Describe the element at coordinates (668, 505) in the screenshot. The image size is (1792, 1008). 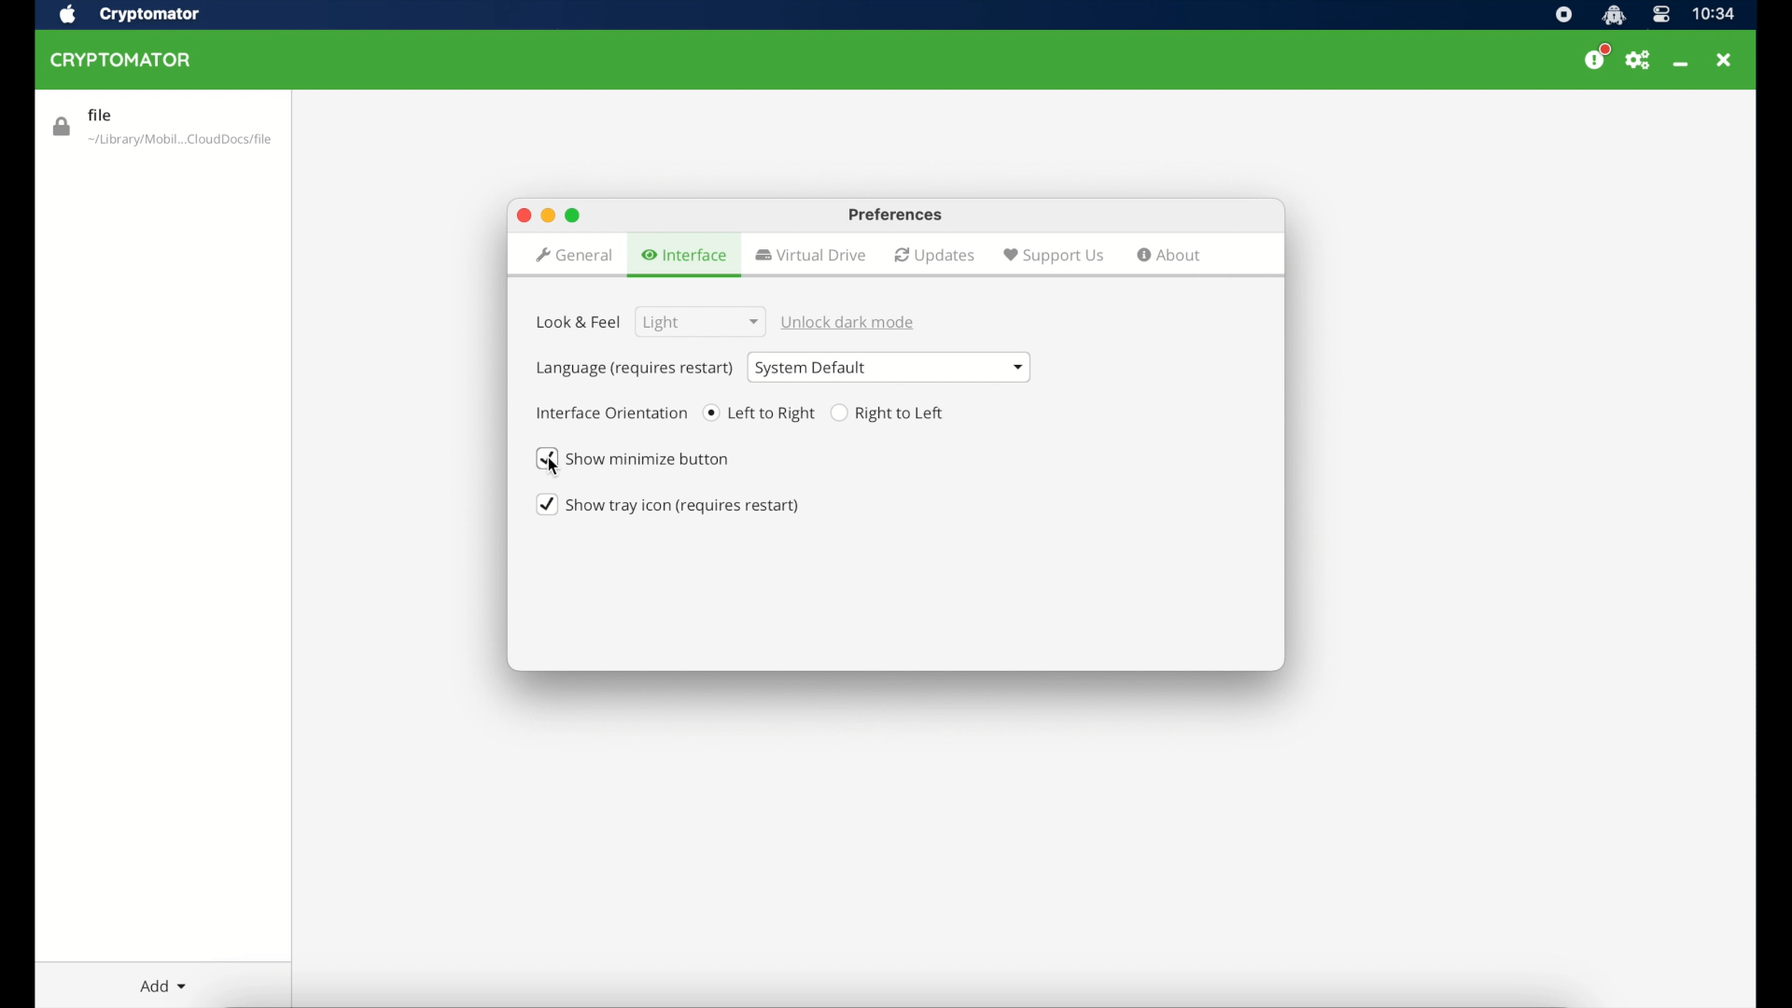
I see `checkbox` at that location.